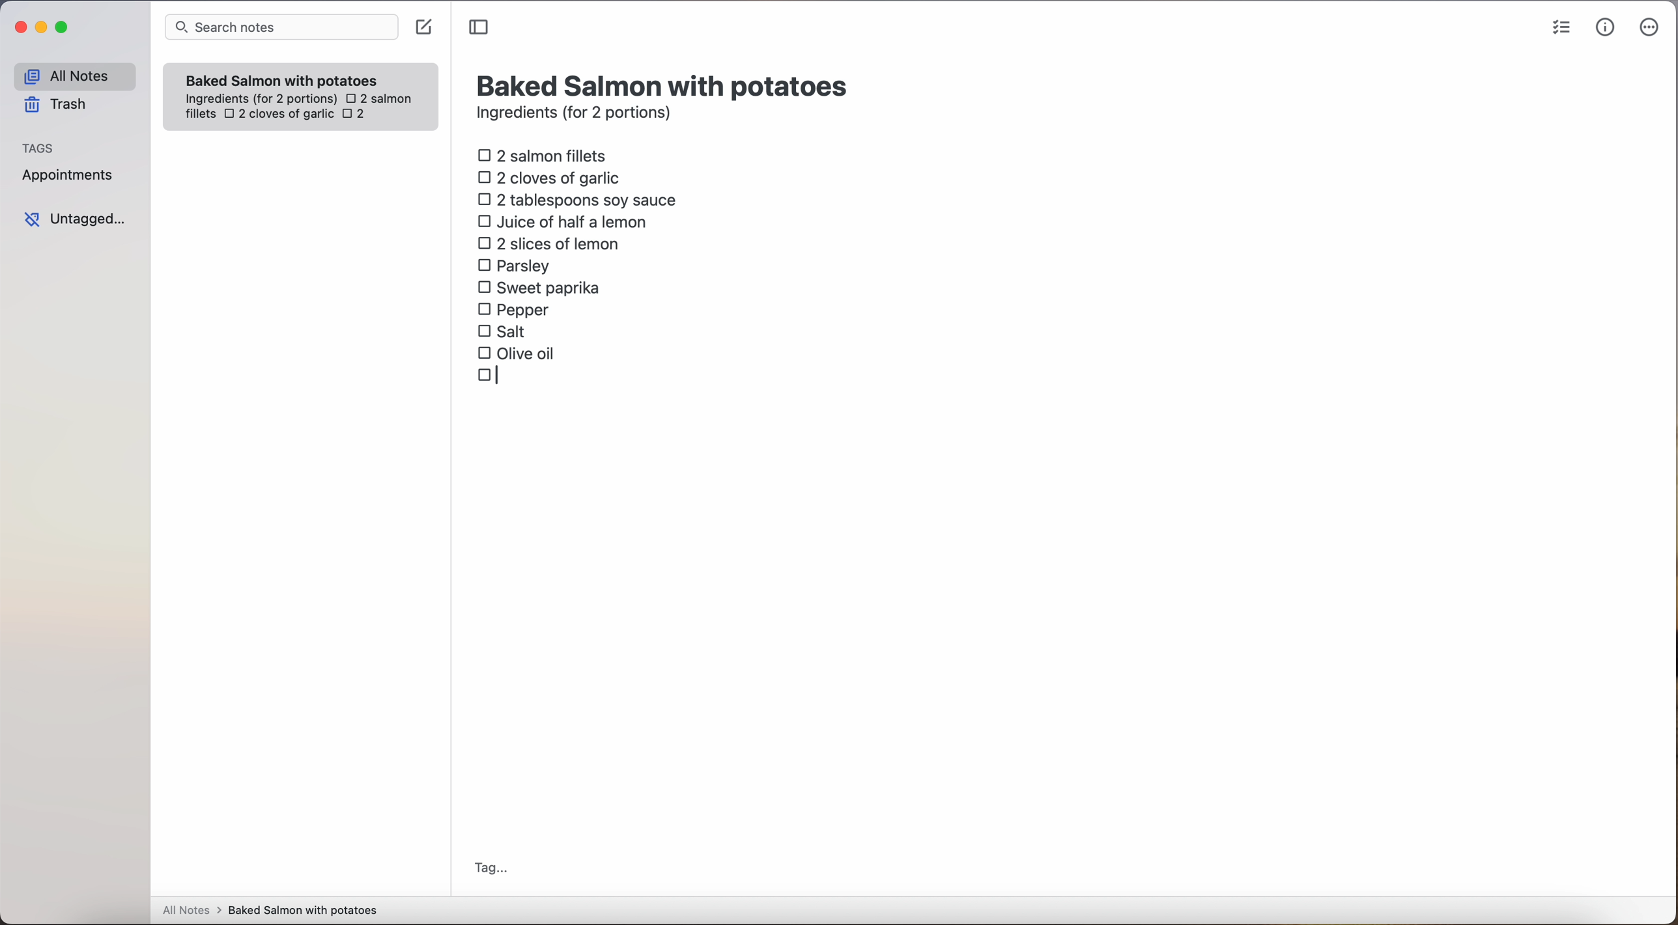 Image resolution: width=1678 pixels, height=925 pixels. Describe the element at coordinates (1606, 27) in the screenshot. I see `metrics` at that location.